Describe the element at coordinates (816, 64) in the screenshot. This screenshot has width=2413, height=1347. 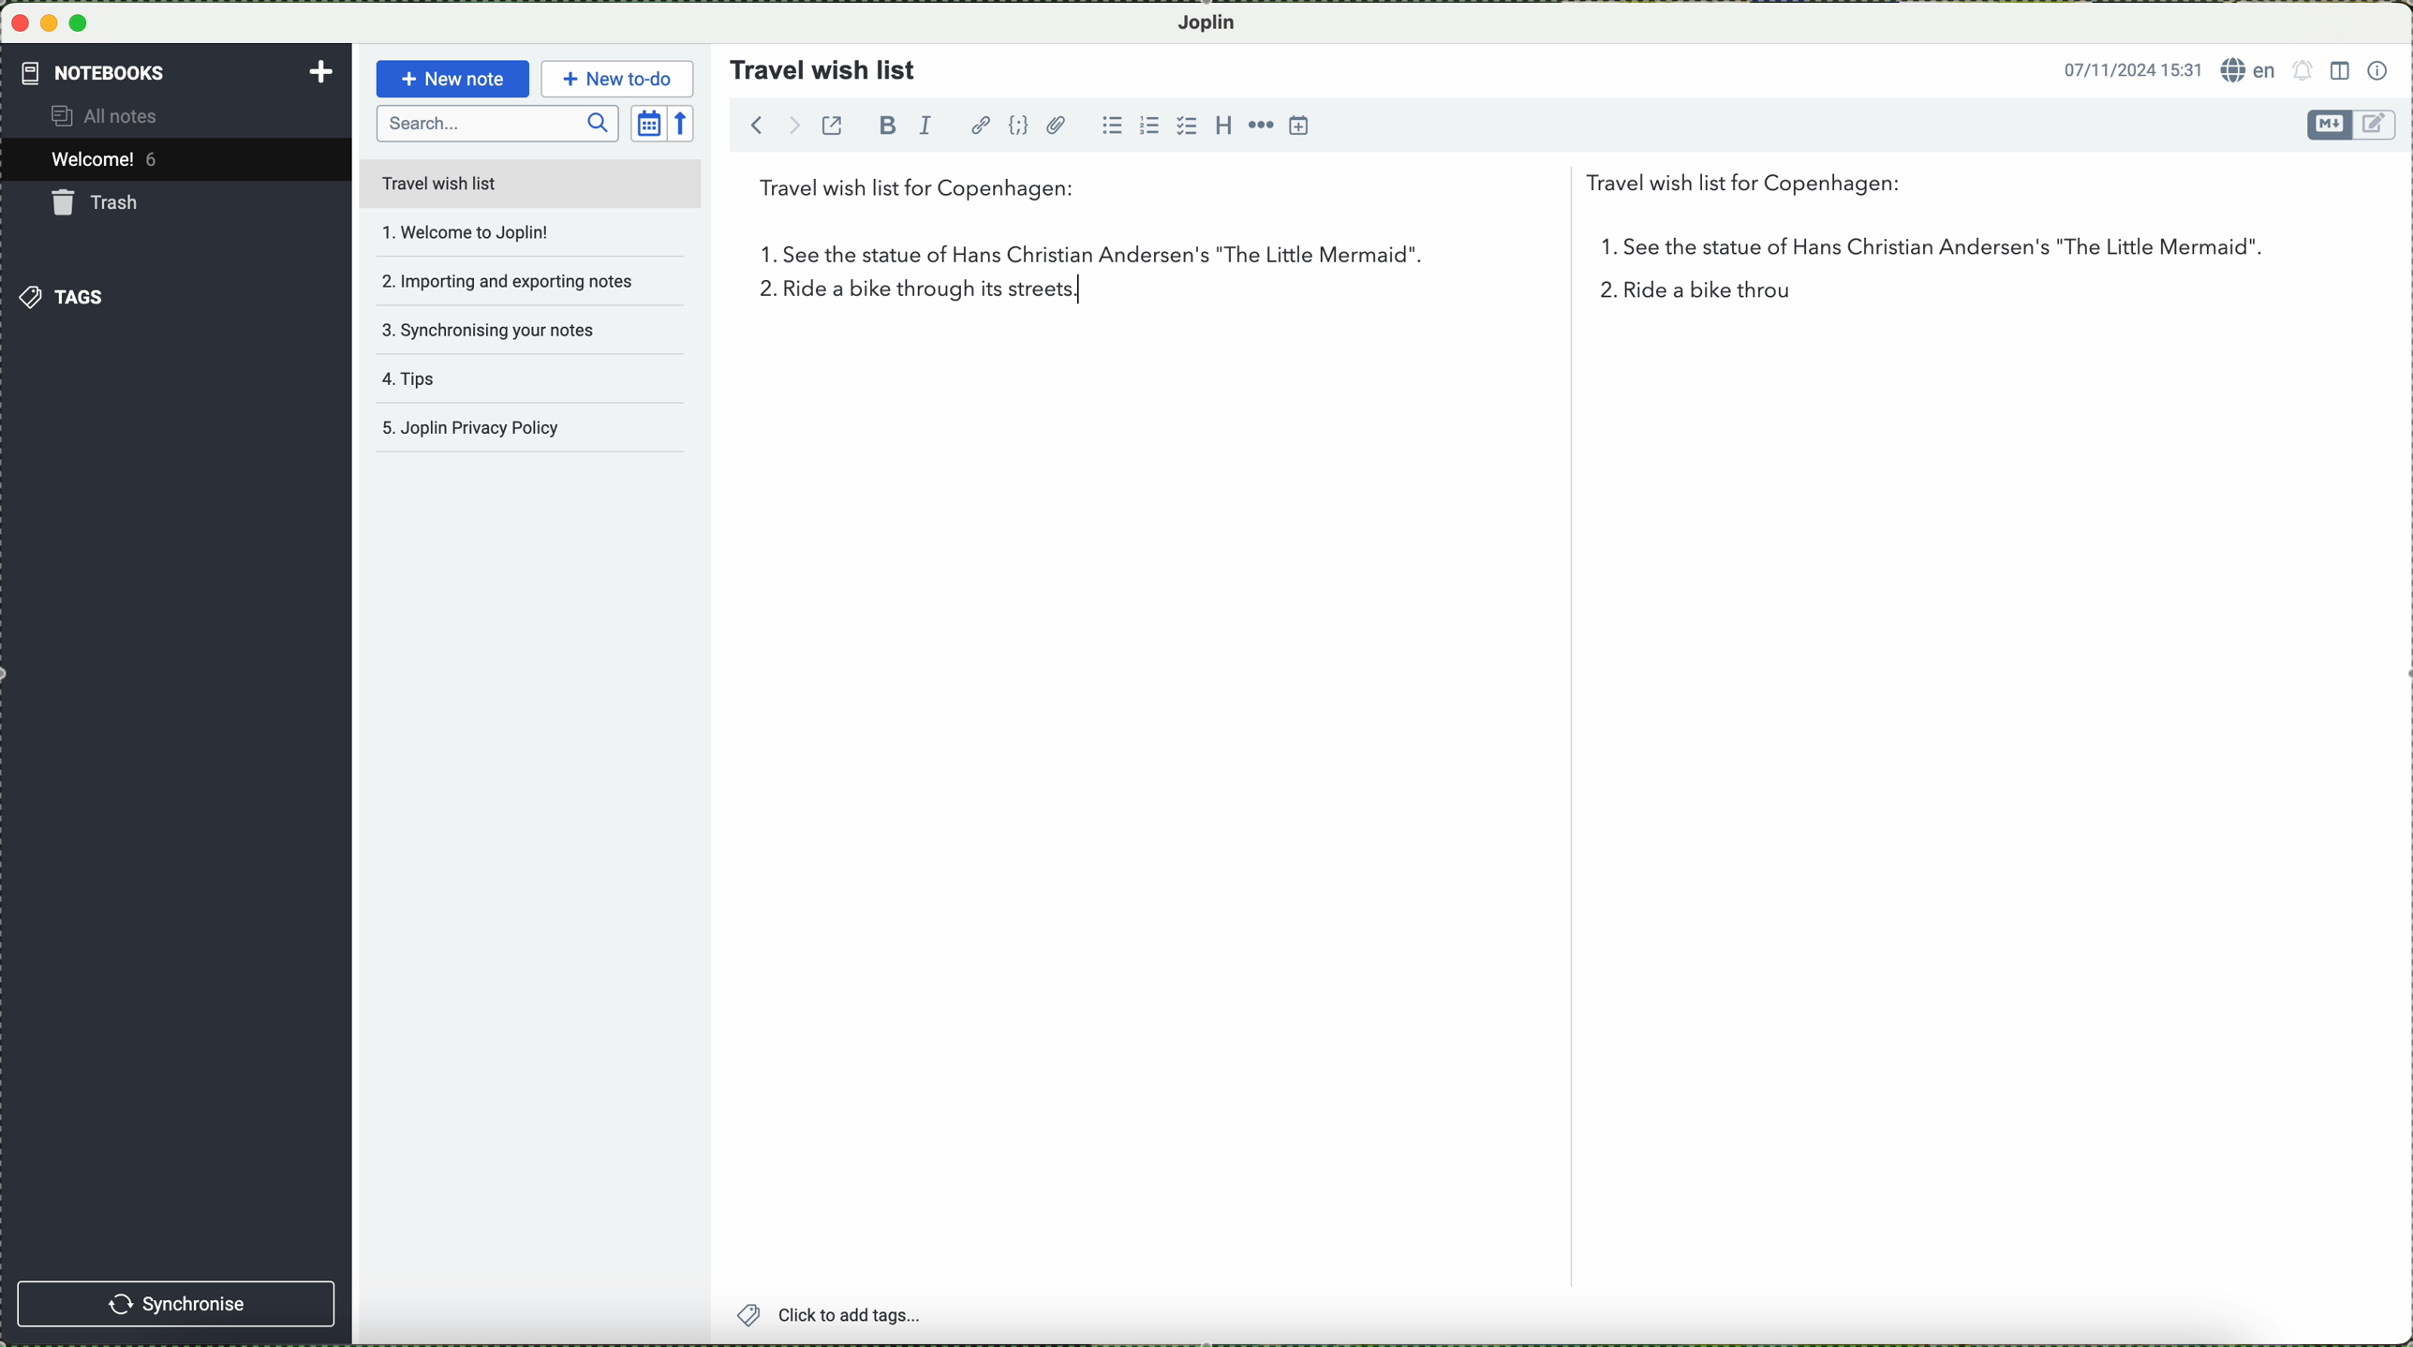
I see `travel wish list` at that location.